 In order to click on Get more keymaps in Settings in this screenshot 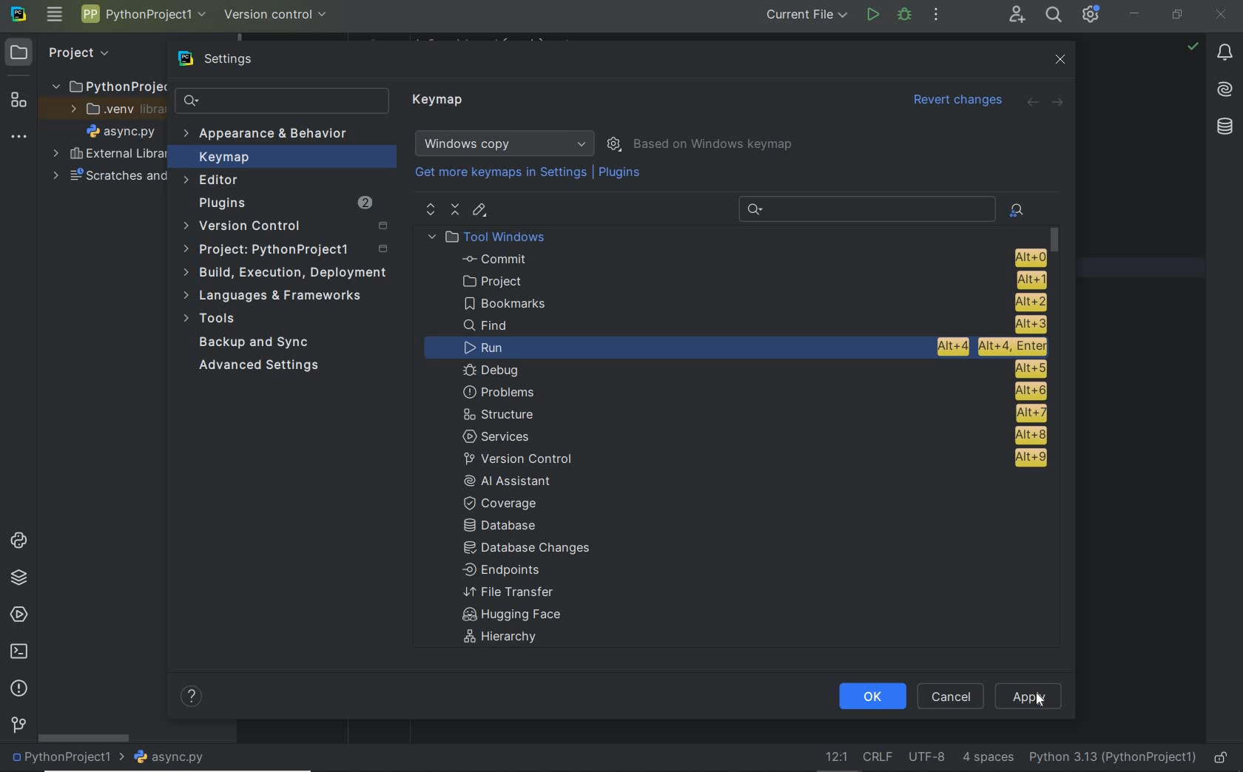, I will do `click(494, 173)`.